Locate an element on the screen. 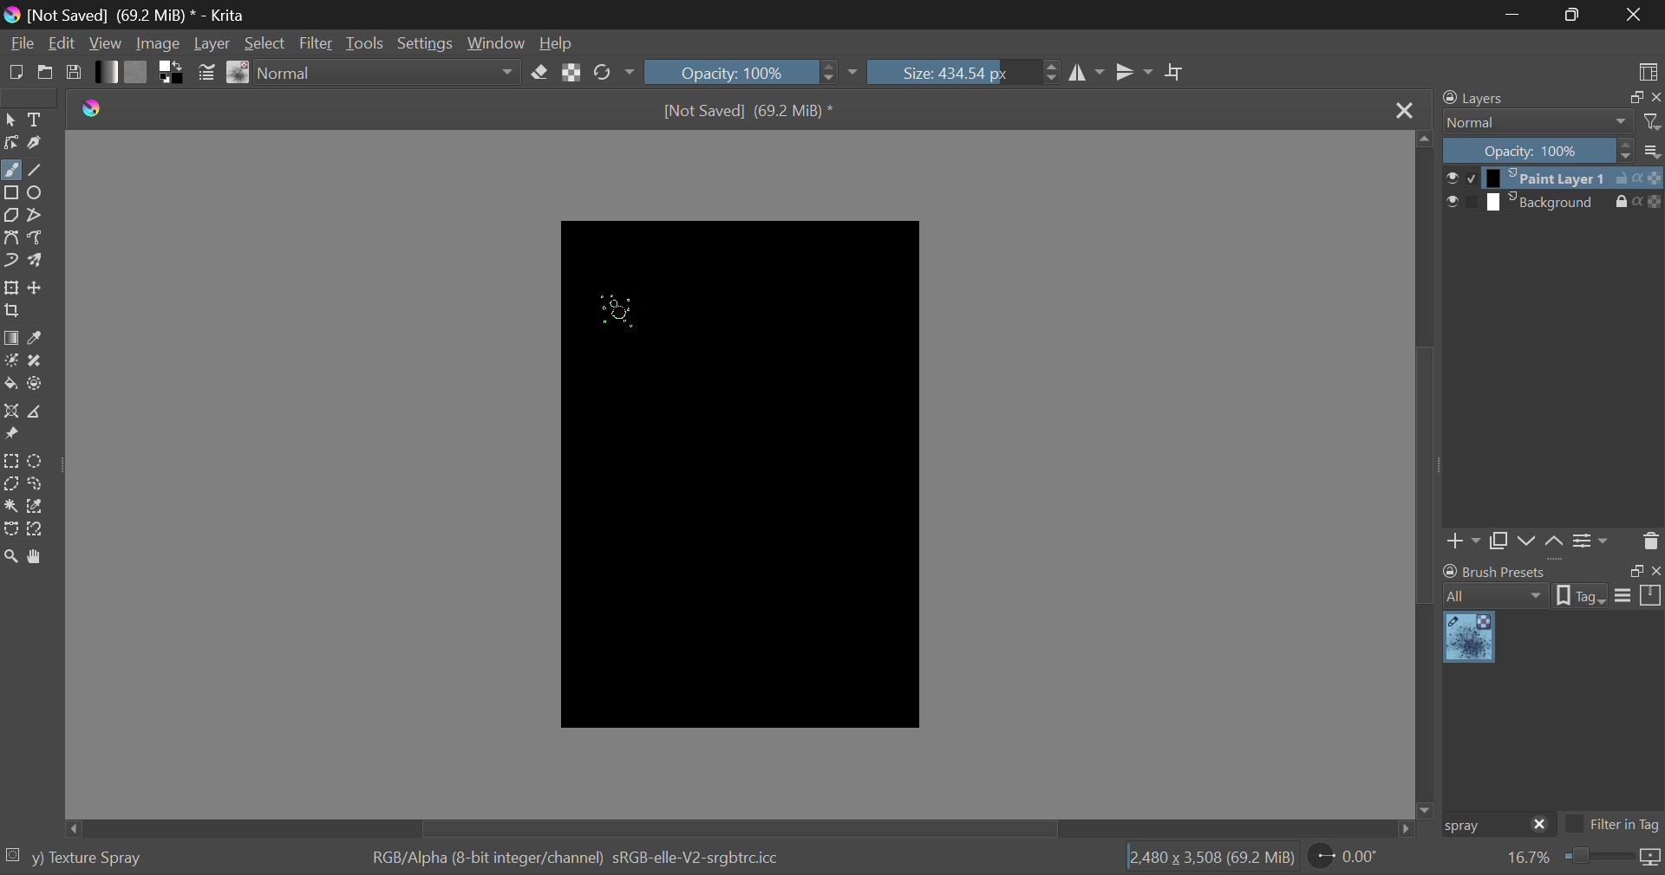 The image size is (1665, 875). Layer Movement up is located at coordinates (1555, 543).